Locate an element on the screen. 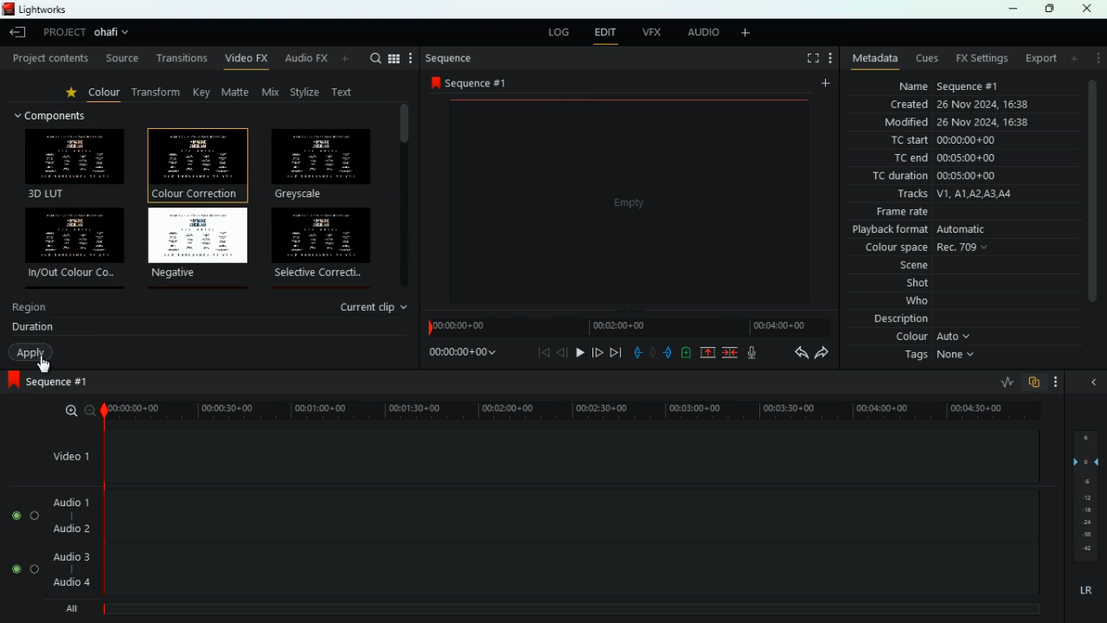 This screenshot has height=623, width=1107. advance is located at coordinates (595, 351).